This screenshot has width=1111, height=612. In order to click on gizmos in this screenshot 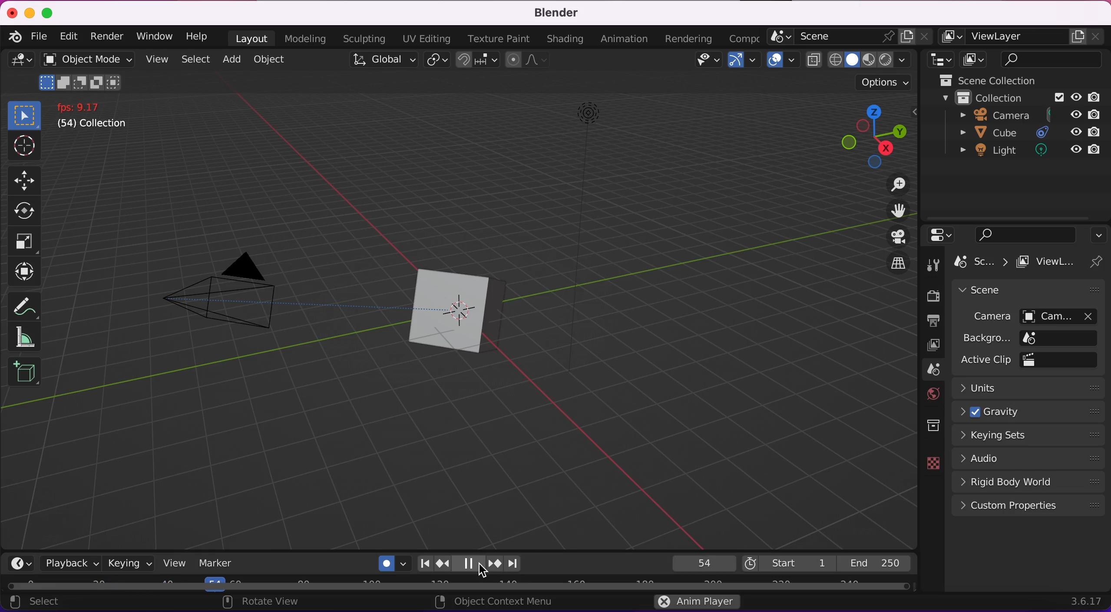, I will do `click(740, 61)`.